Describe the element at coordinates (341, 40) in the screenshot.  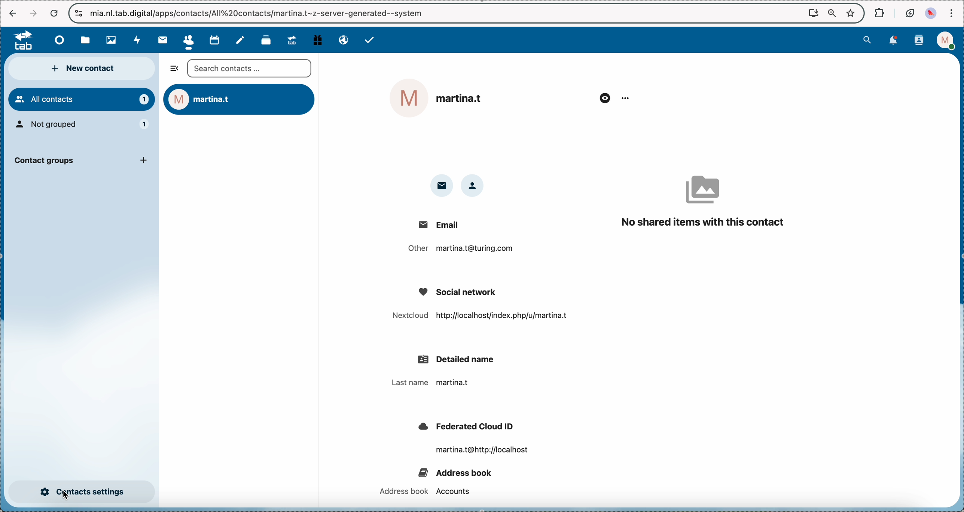
I see `email` at that location.